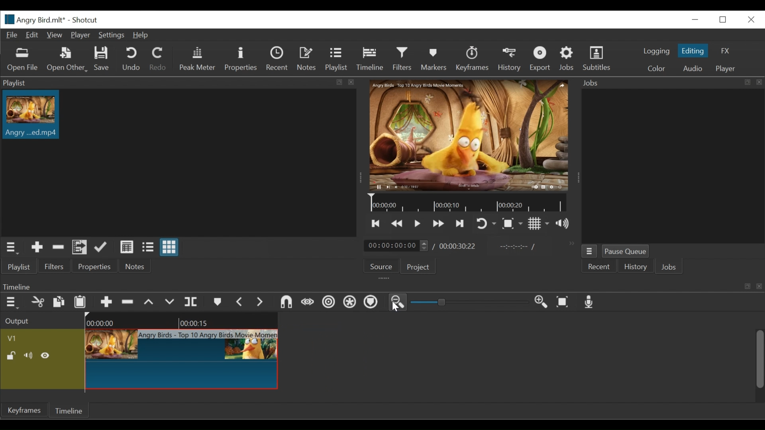 The width and height of the screenshot is (765, 430). I want to click on lift, so click(150, 302).